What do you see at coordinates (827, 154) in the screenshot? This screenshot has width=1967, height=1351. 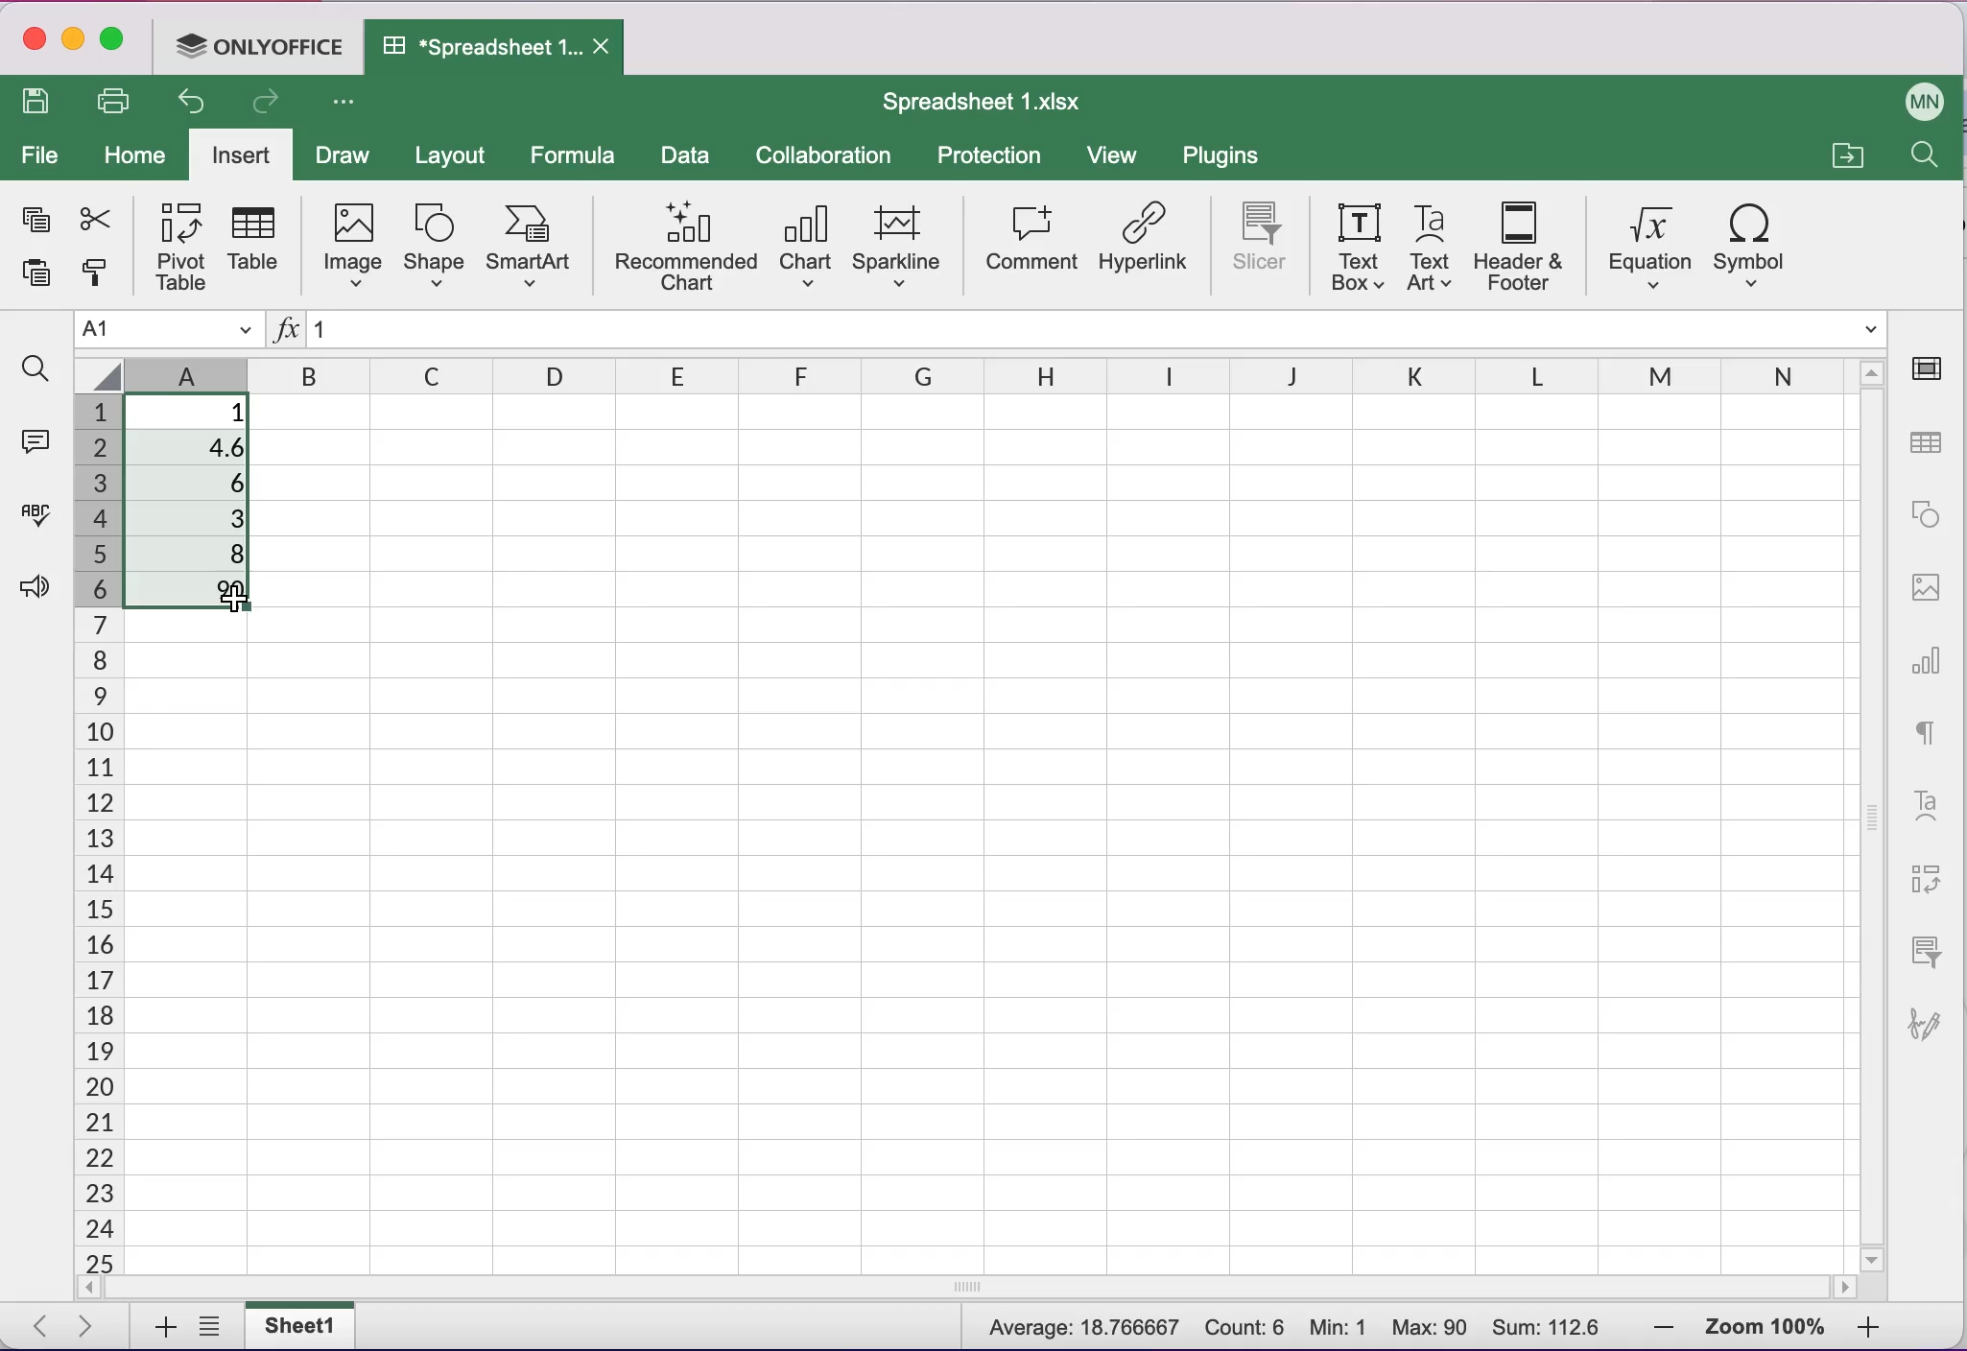 I see `collaboration` at bounding box center [827, 154].